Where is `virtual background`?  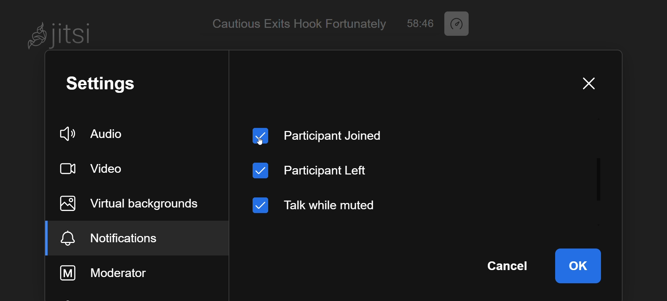
virtual background is located at coordinates (131, 202).